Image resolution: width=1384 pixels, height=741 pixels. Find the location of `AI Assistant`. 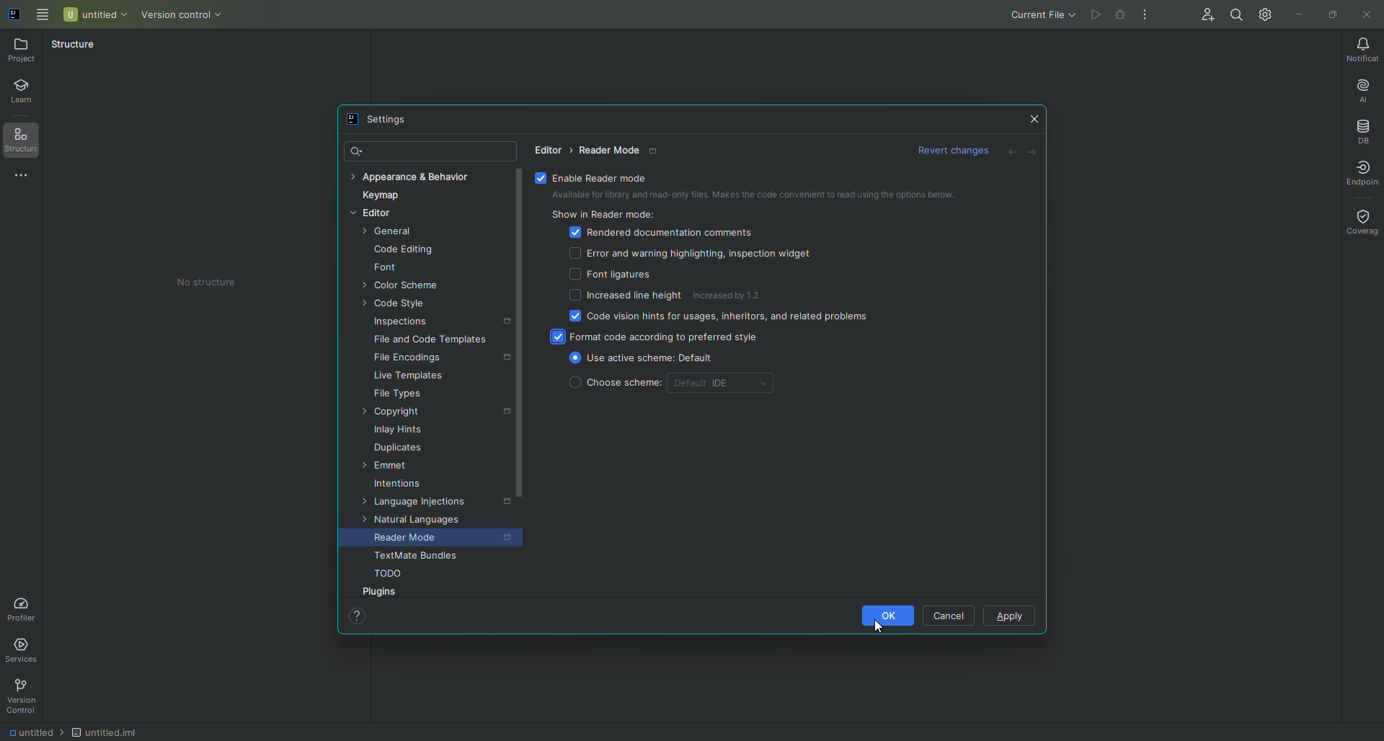

AI Assistant is located at coordinates (1363, 92).